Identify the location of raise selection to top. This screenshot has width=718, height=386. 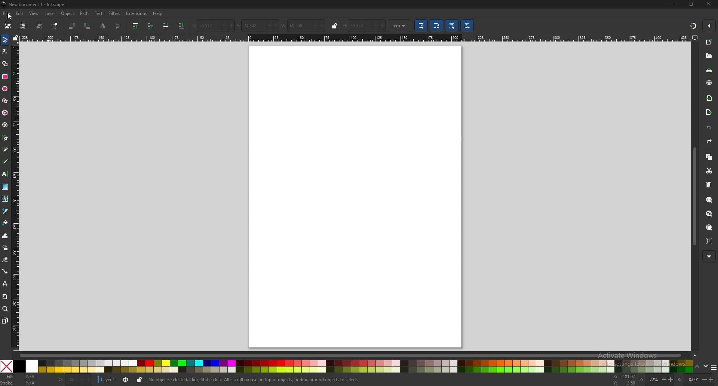
(135, 26).